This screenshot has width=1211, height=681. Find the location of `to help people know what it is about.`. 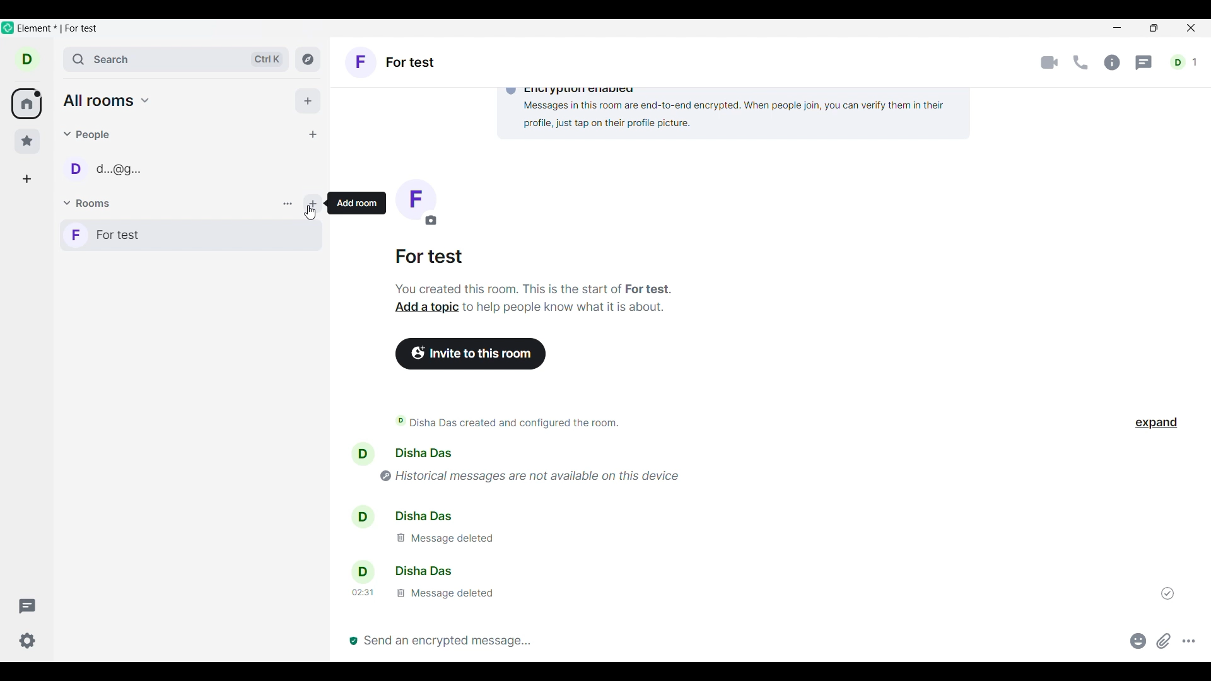

to help people know what it is about. is located at coordinates (569, 308).